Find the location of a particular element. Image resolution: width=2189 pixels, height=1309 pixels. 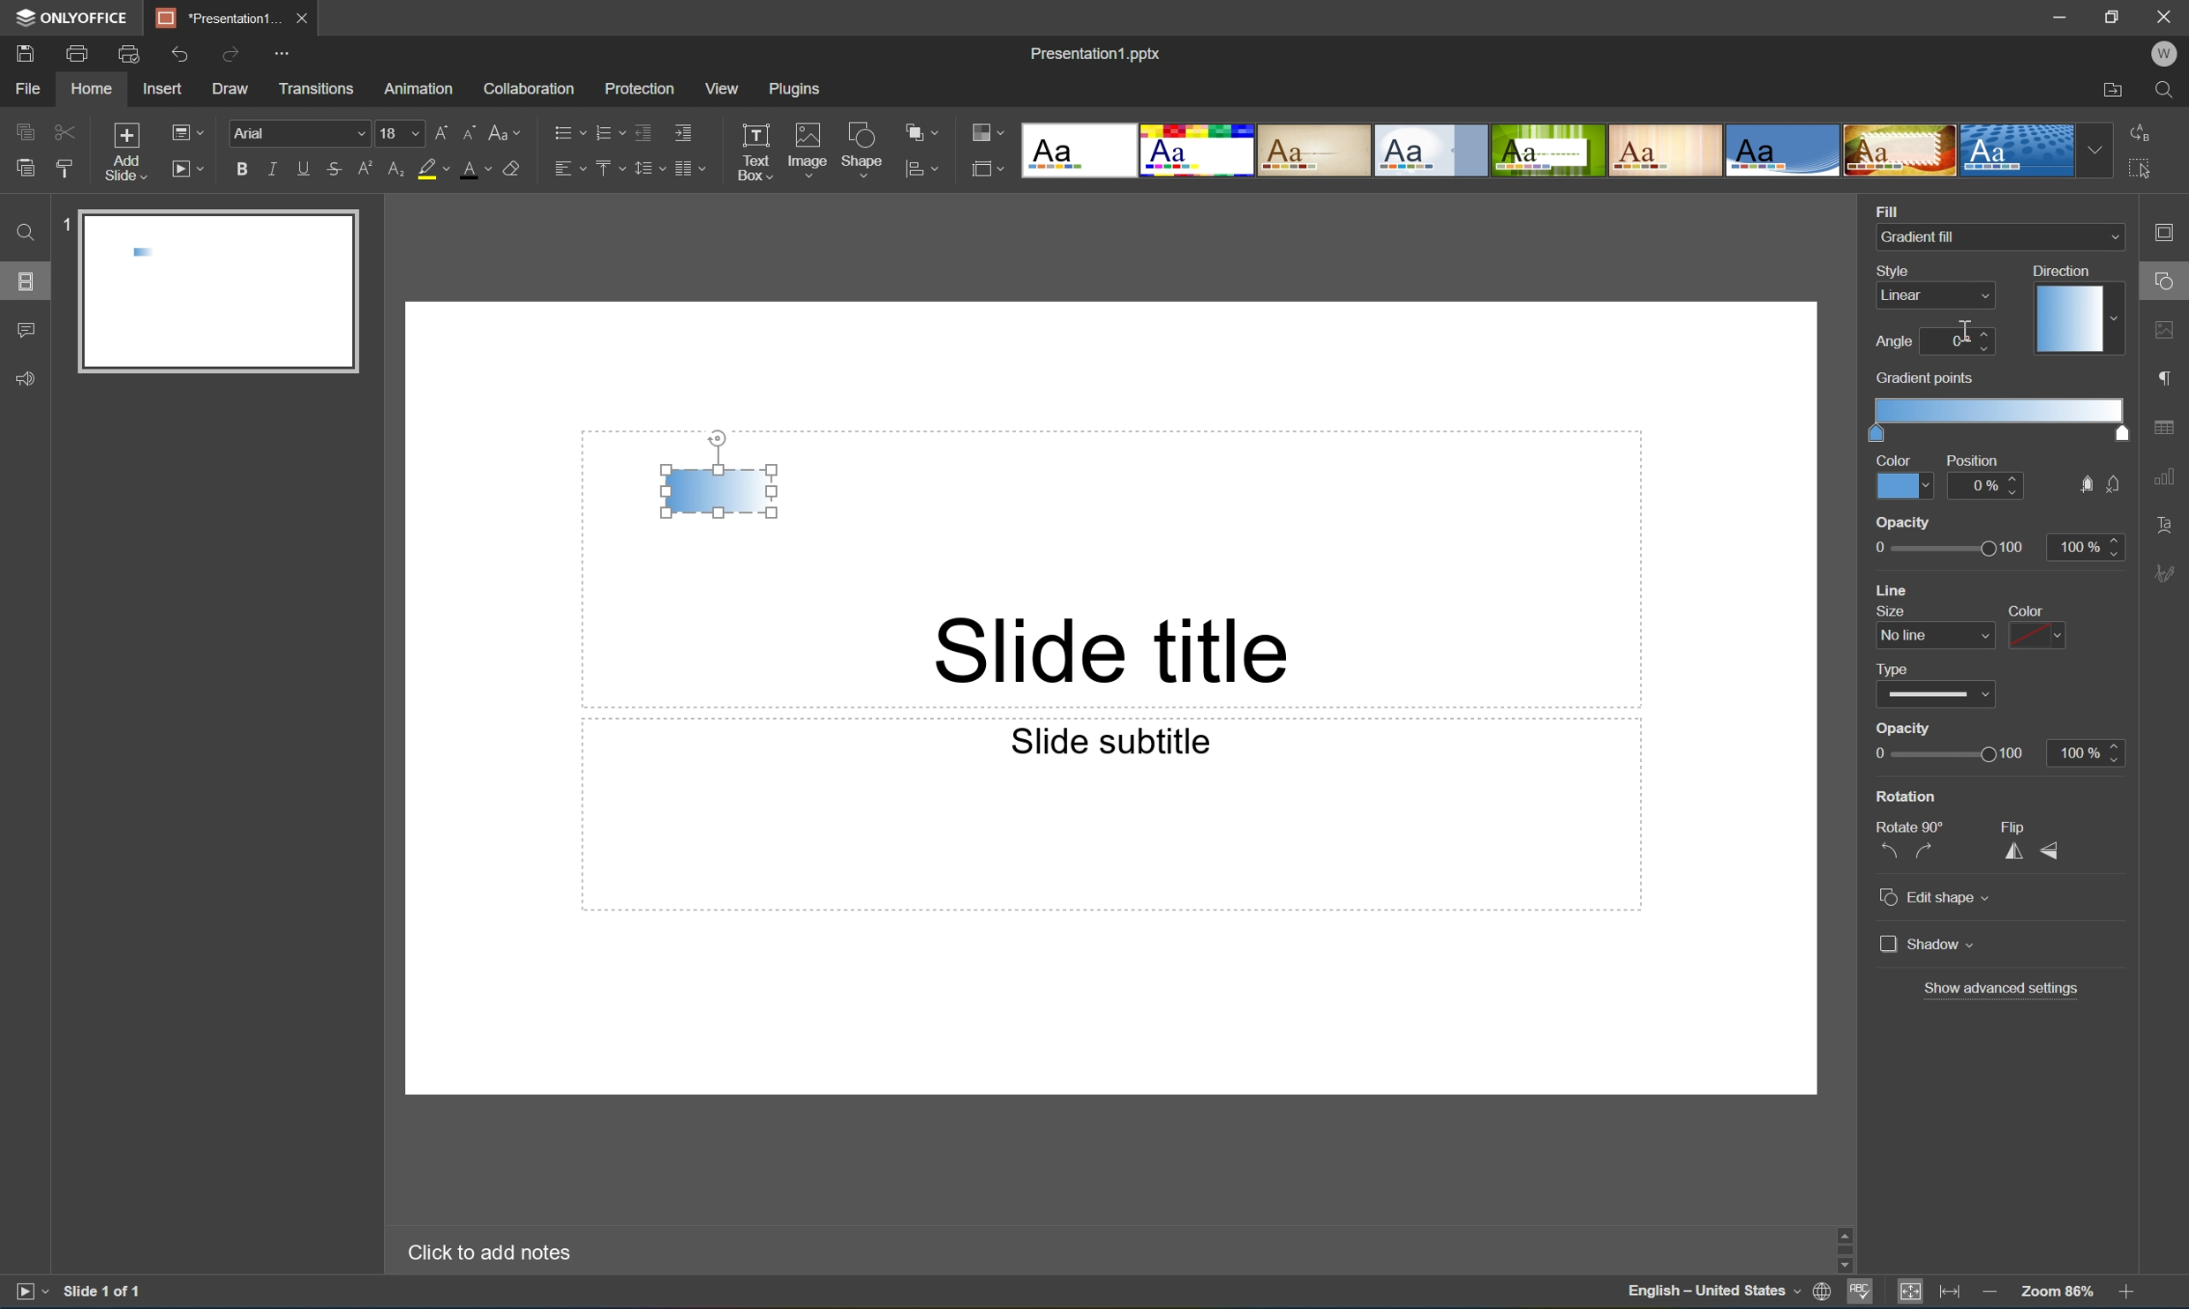

Italic is located at coordinates (271, 169).